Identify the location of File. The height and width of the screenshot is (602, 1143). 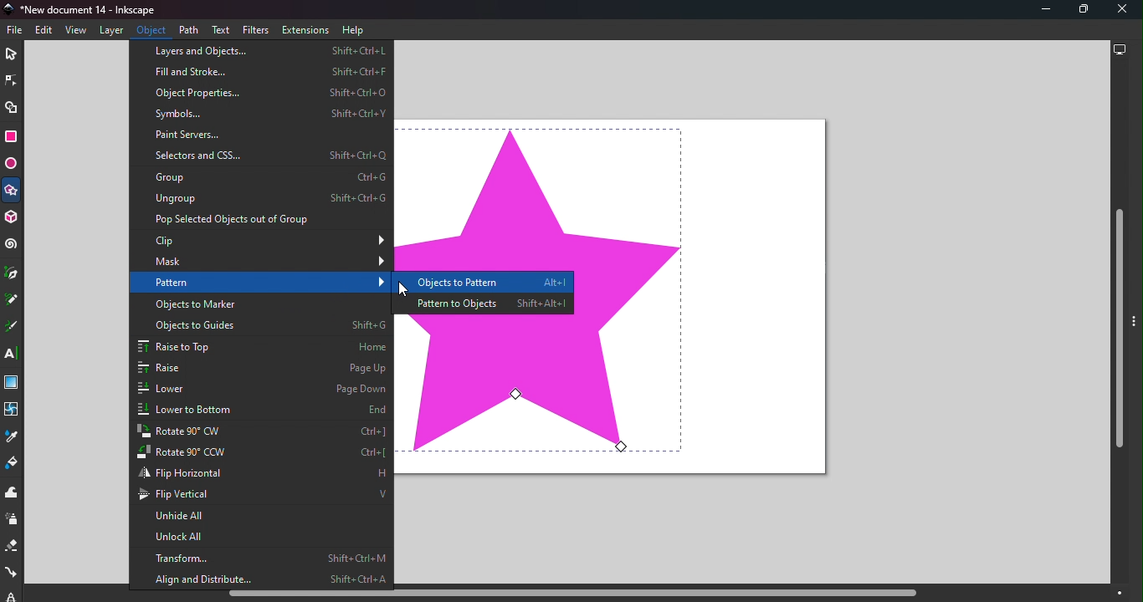
(18, 30).